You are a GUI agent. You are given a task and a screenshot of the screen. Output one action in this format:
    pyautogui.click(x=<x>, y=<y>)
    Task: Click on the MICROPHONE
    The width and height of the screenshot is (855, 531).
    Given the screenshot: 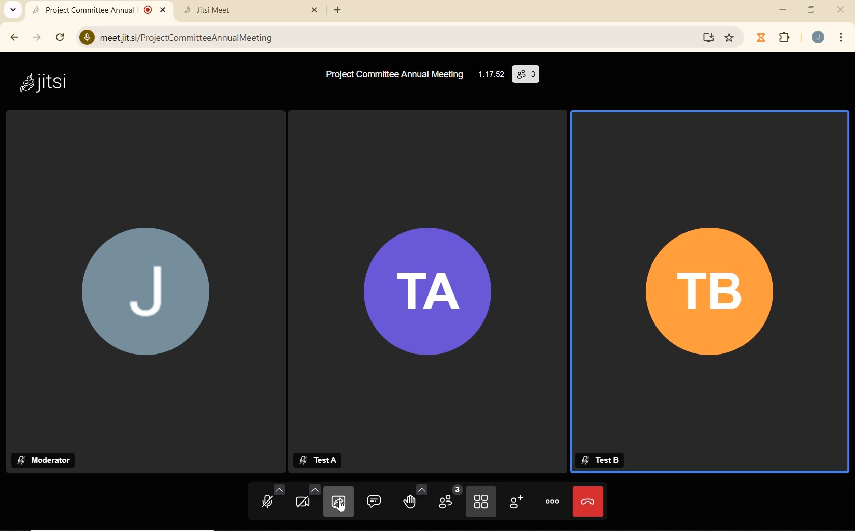 What is the action you would take?
    pyautogui.click(x=268, y=500)
    